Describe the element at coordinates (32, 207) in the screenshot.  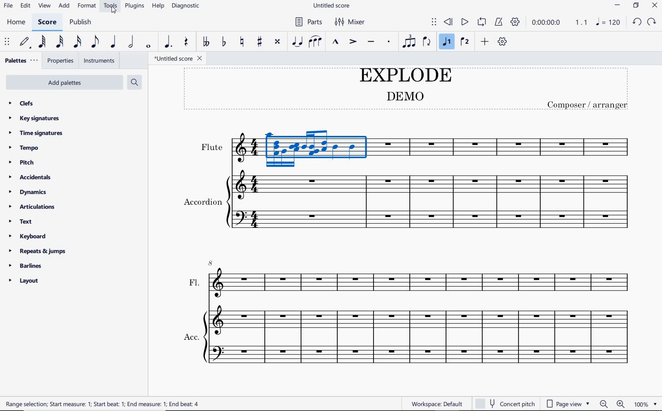
I see `articulations` at that location.